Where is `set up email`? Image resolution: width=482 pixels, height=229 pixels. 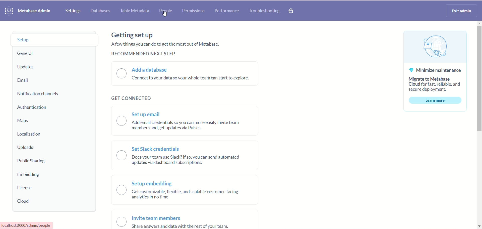
set up email is located at coordinates (147, 114).